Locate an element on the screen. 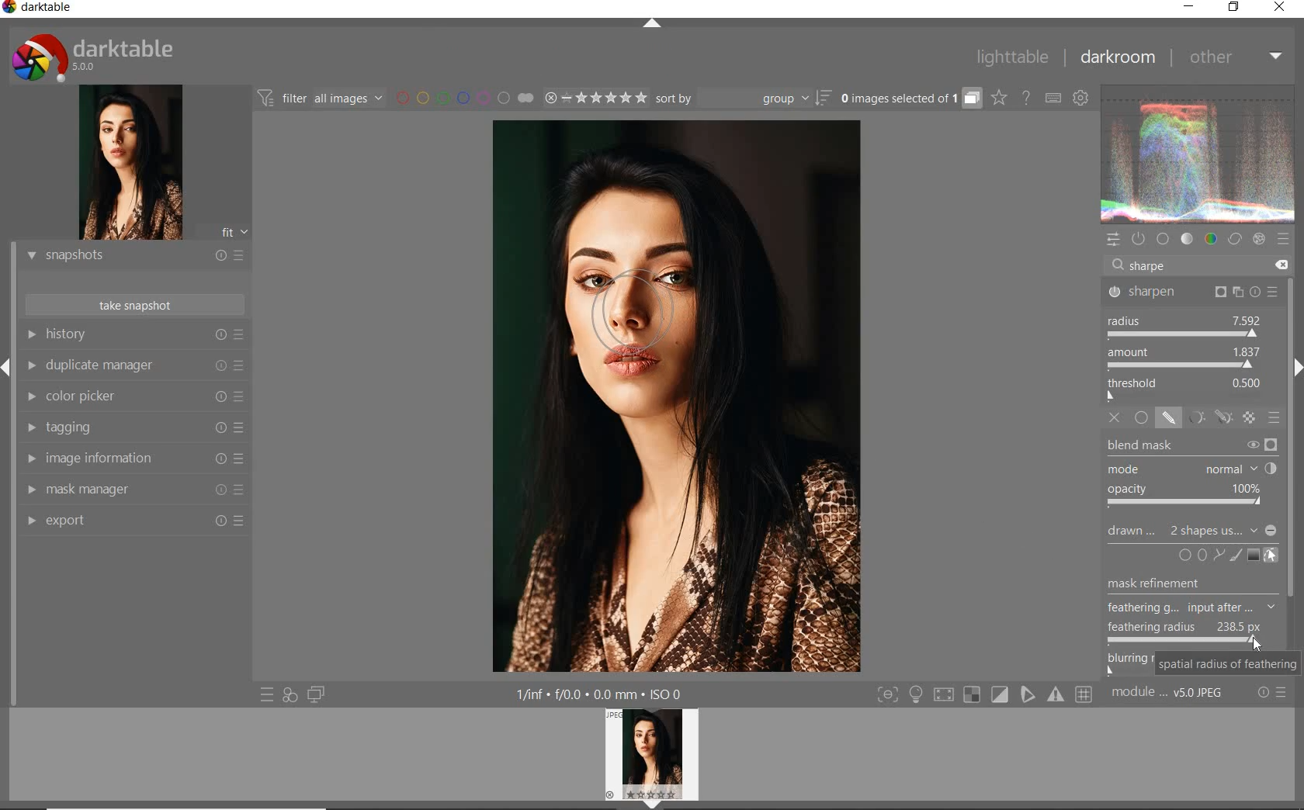 This screenshot has height=810, width=1304. set keyboard shortcuts is located at coordinates (1052, 99).